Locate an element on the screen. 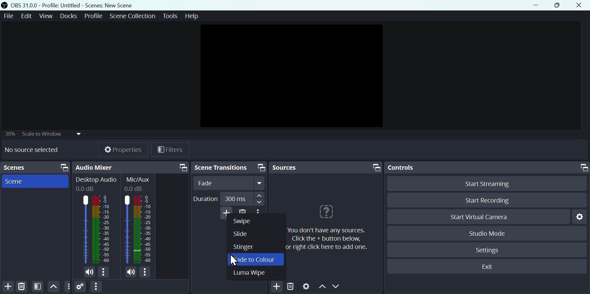  30MS is located at coordinates (236, 197).